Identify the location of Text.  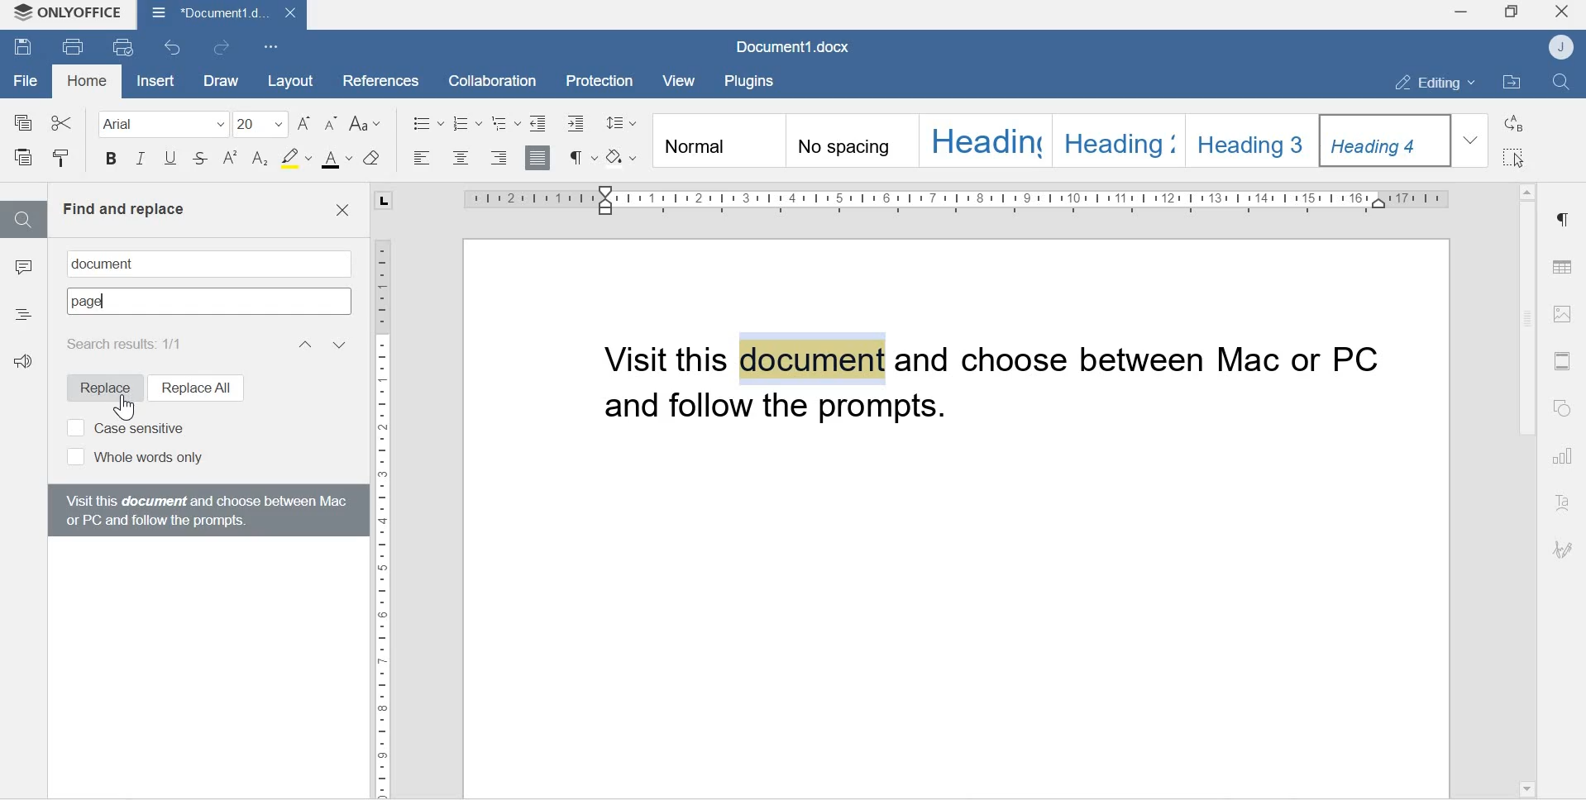
(1565, 504).